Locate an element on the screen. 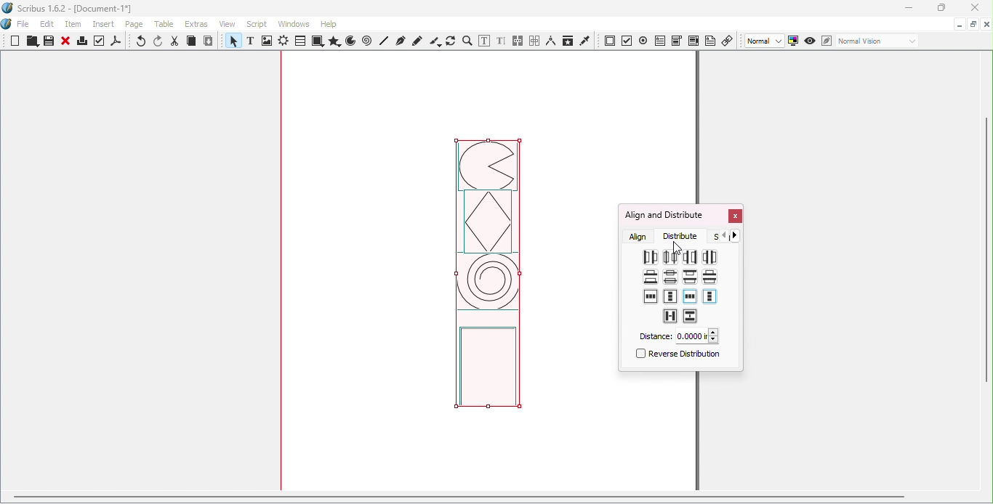  Make horizontal gaps between items equal to the values specified is located at coordinates (670, 316).